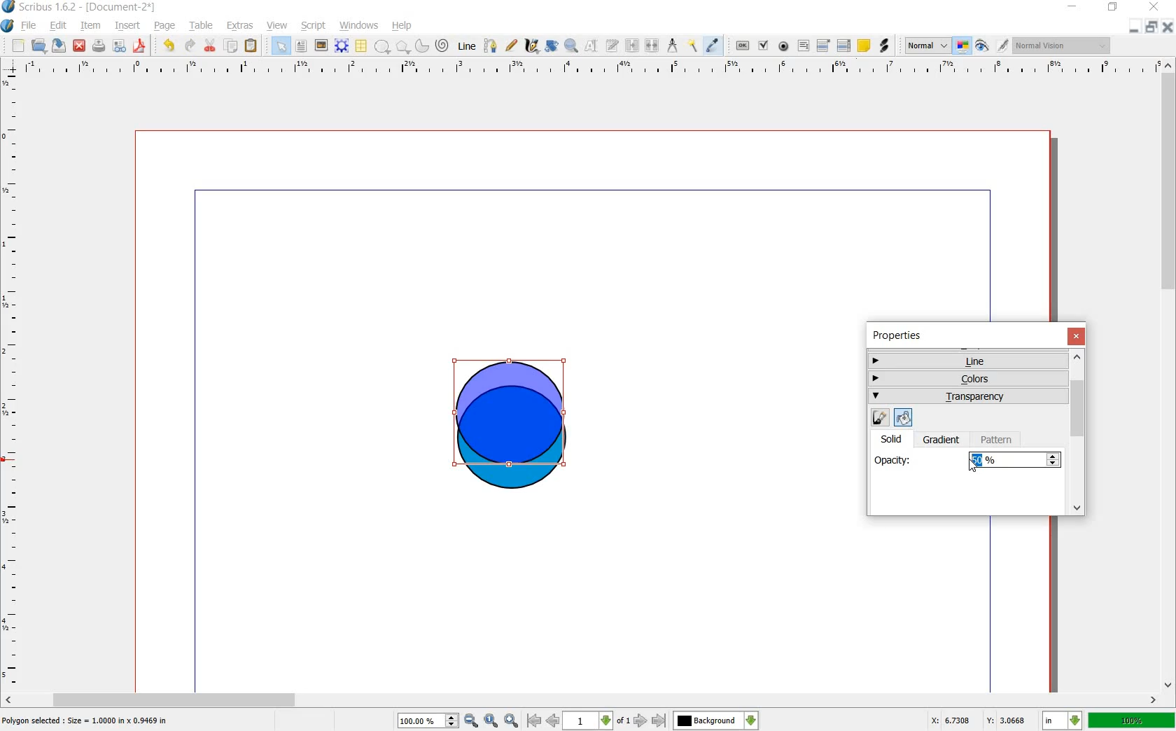  I want to click on zoom to, so click(491, 720).